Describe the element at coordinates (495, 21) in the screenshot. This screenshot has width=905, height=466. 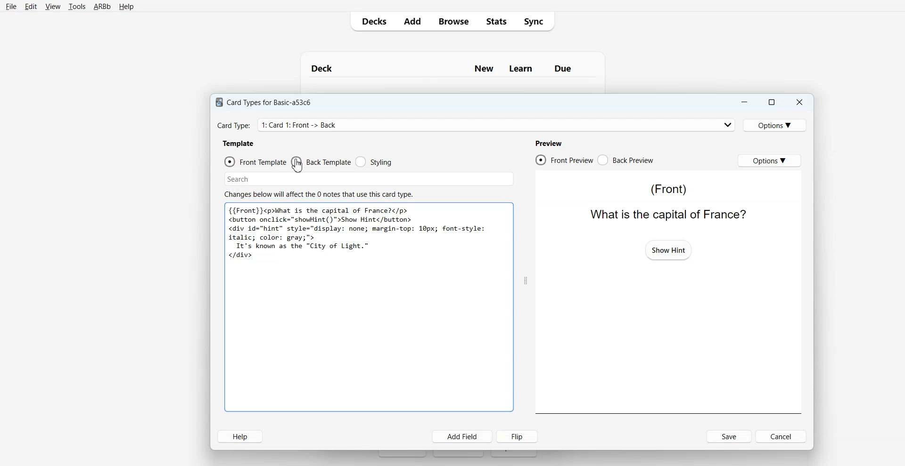
I see `Stats` at that location.